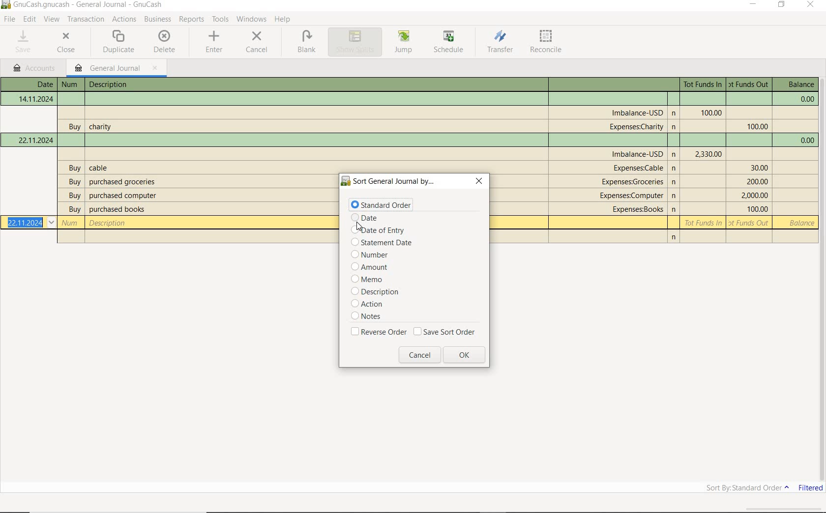 The image size is (826, 513). I want to click on notes, so click(367, 318).